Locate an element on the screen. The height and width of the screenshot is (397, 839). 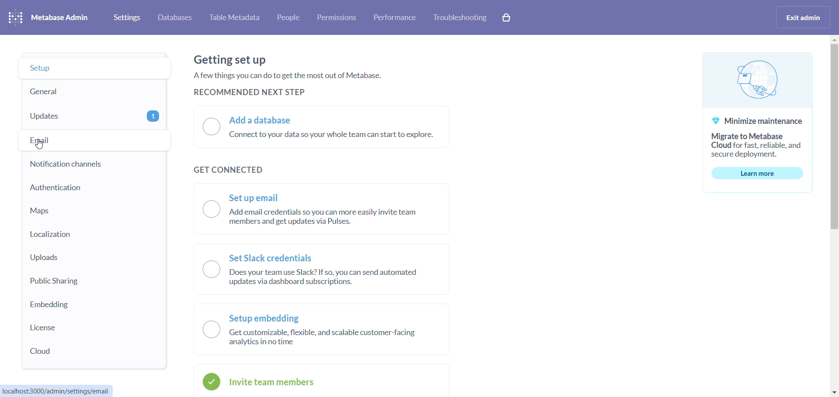
email is located at coordinates (86, 141).